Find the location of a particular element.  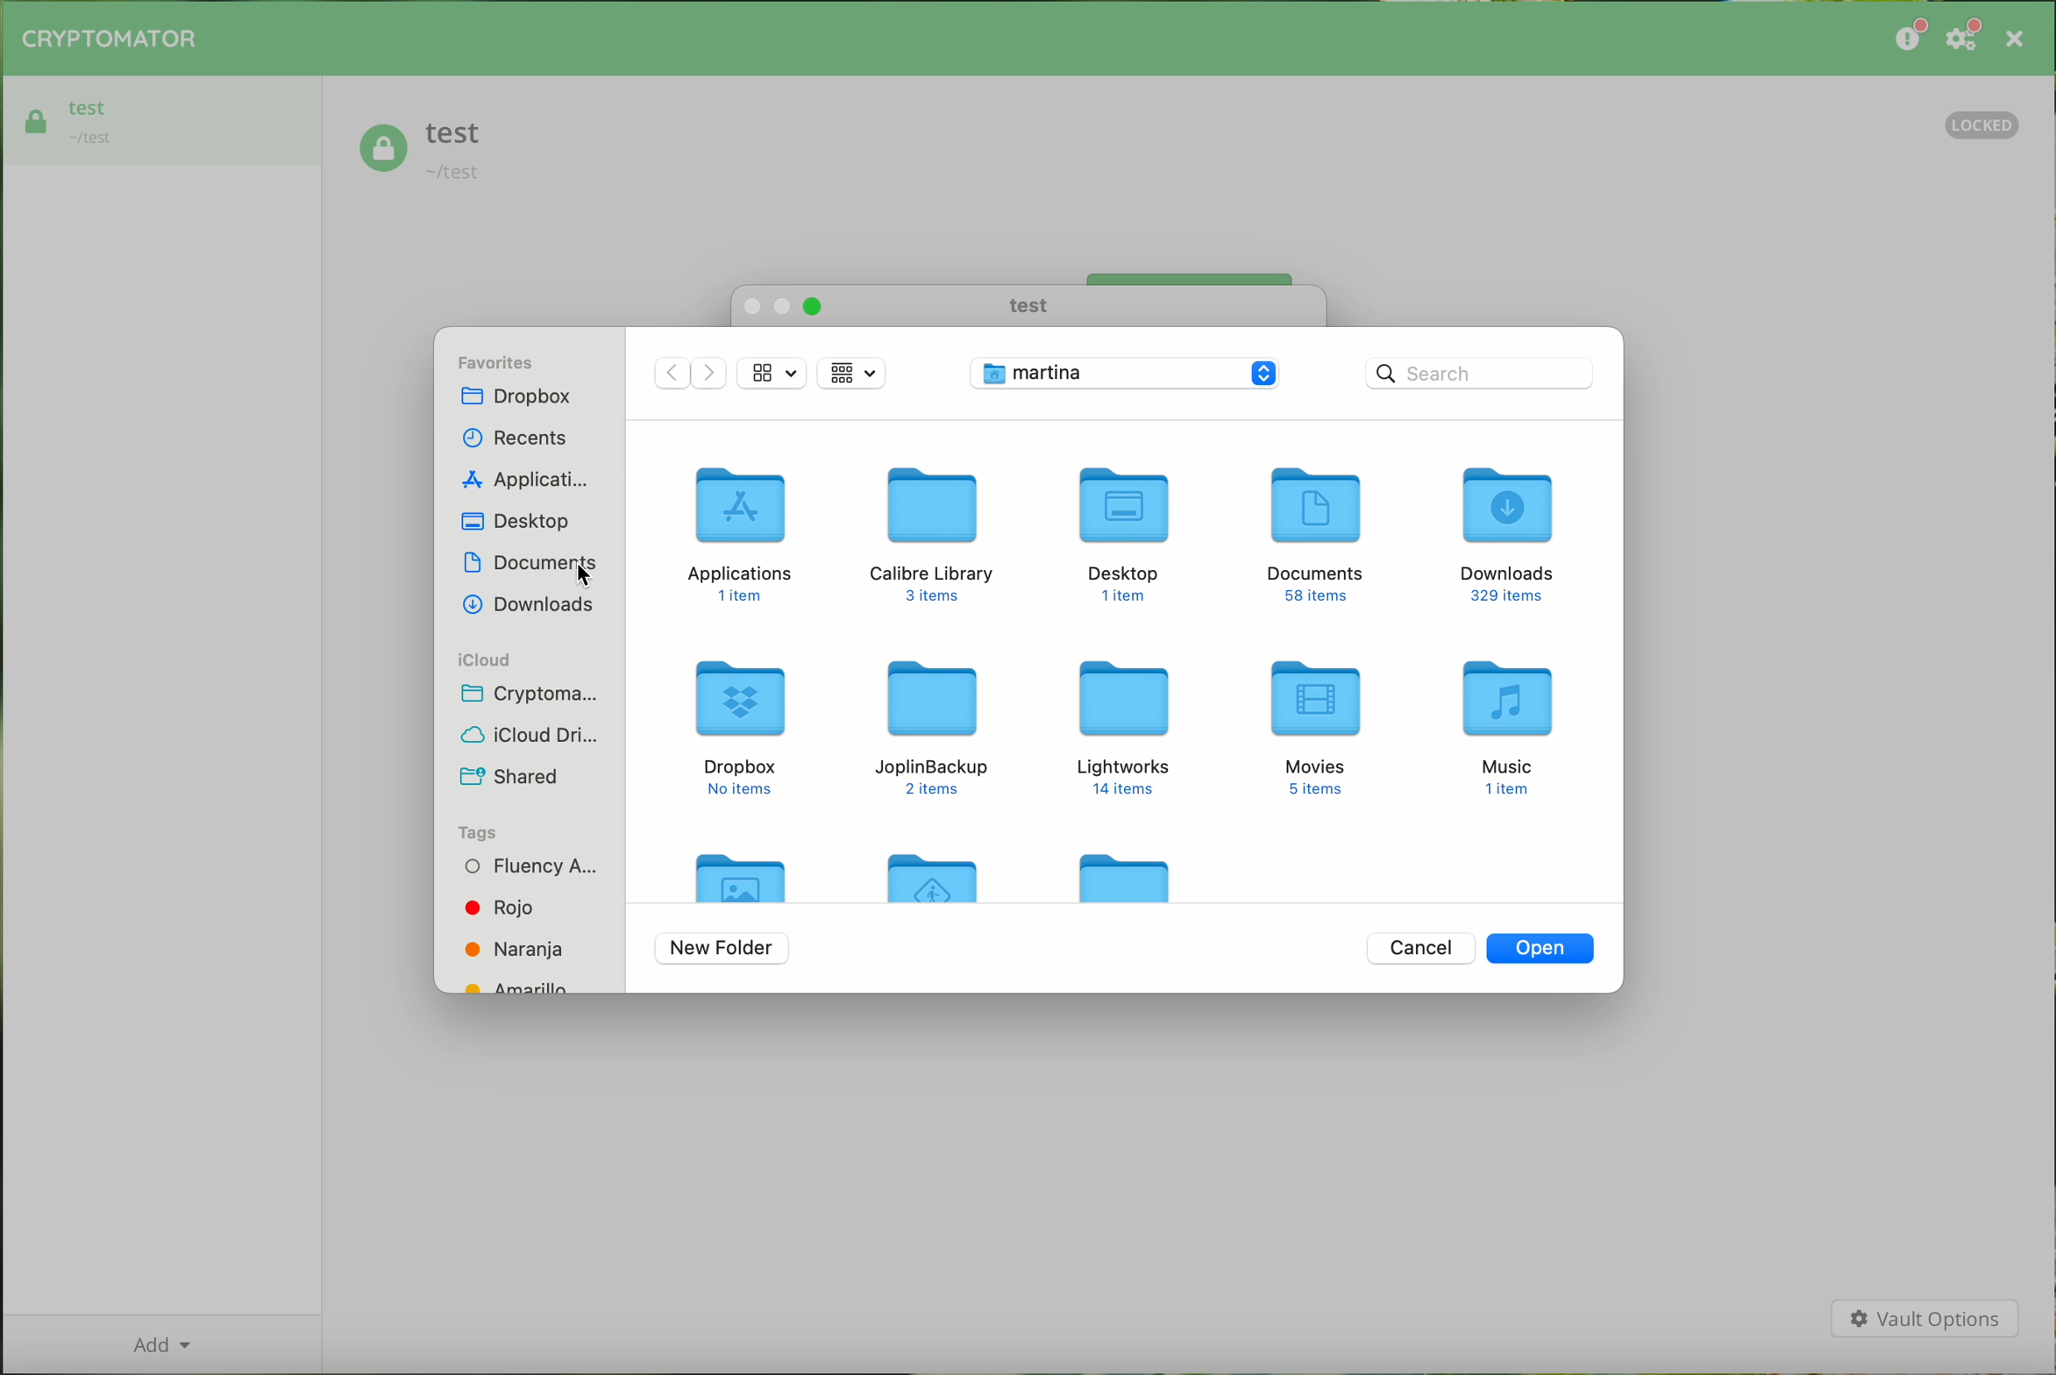

test vault is located at coordinates (423, 153).